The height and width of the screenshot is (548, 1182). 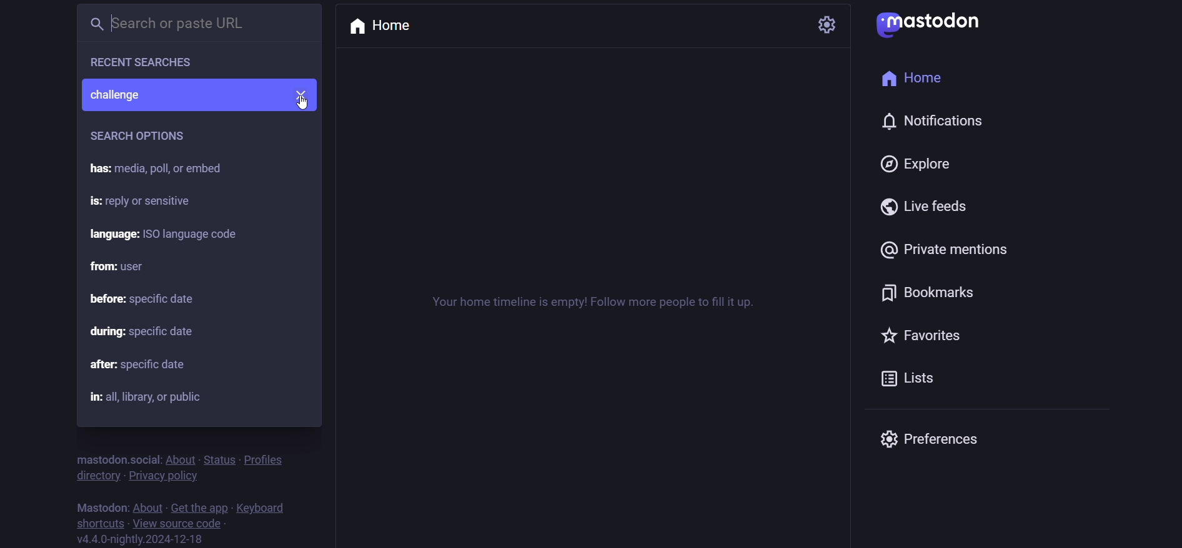 What do you see at coordinates (263, 509) in the screenshot?
I see `keyboard` at bounding box center [263, 509].